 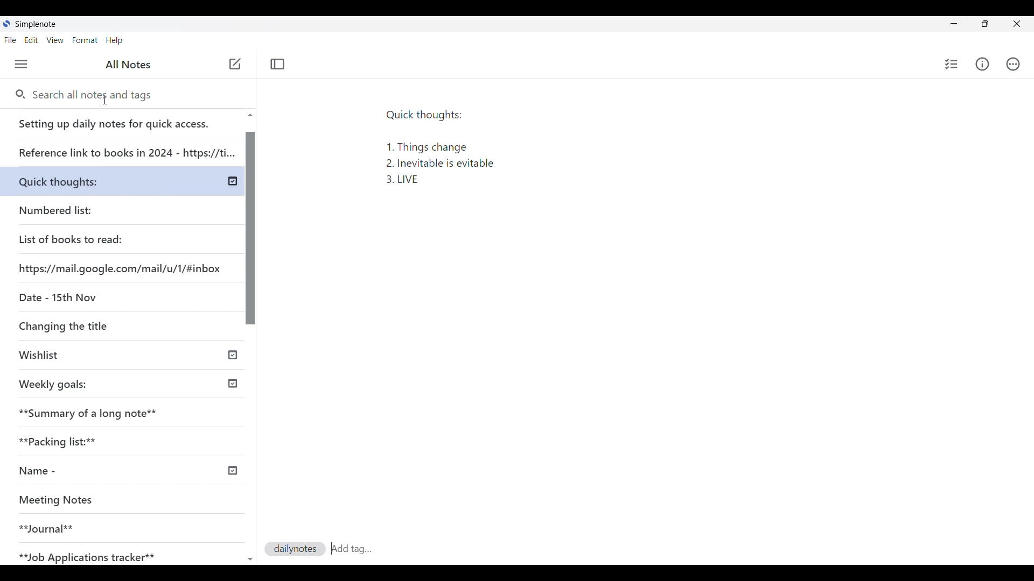 I want to click on Wishlist, so click(x=90, y=356).